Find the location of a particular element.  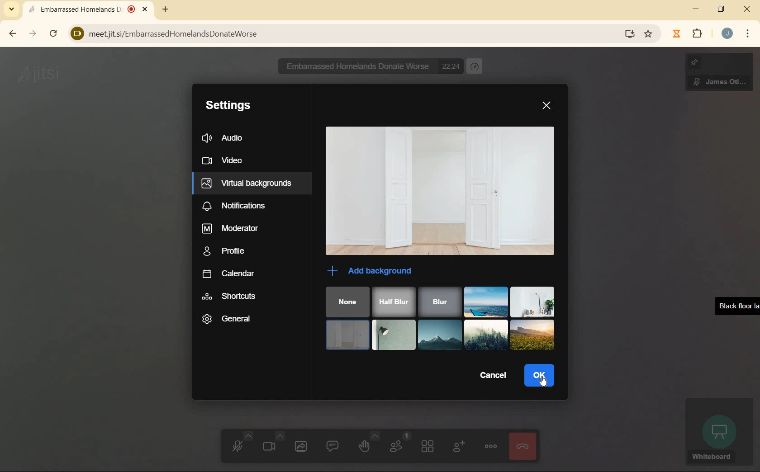

restore down is located at coordinates (721, 9).